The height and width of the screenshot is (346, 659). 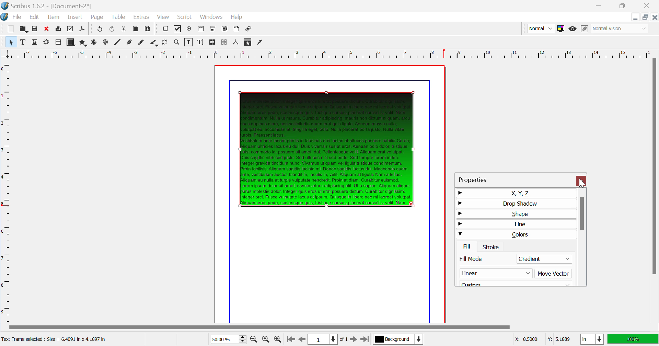 I want to click on Freehand, so click(x=142, y=43).